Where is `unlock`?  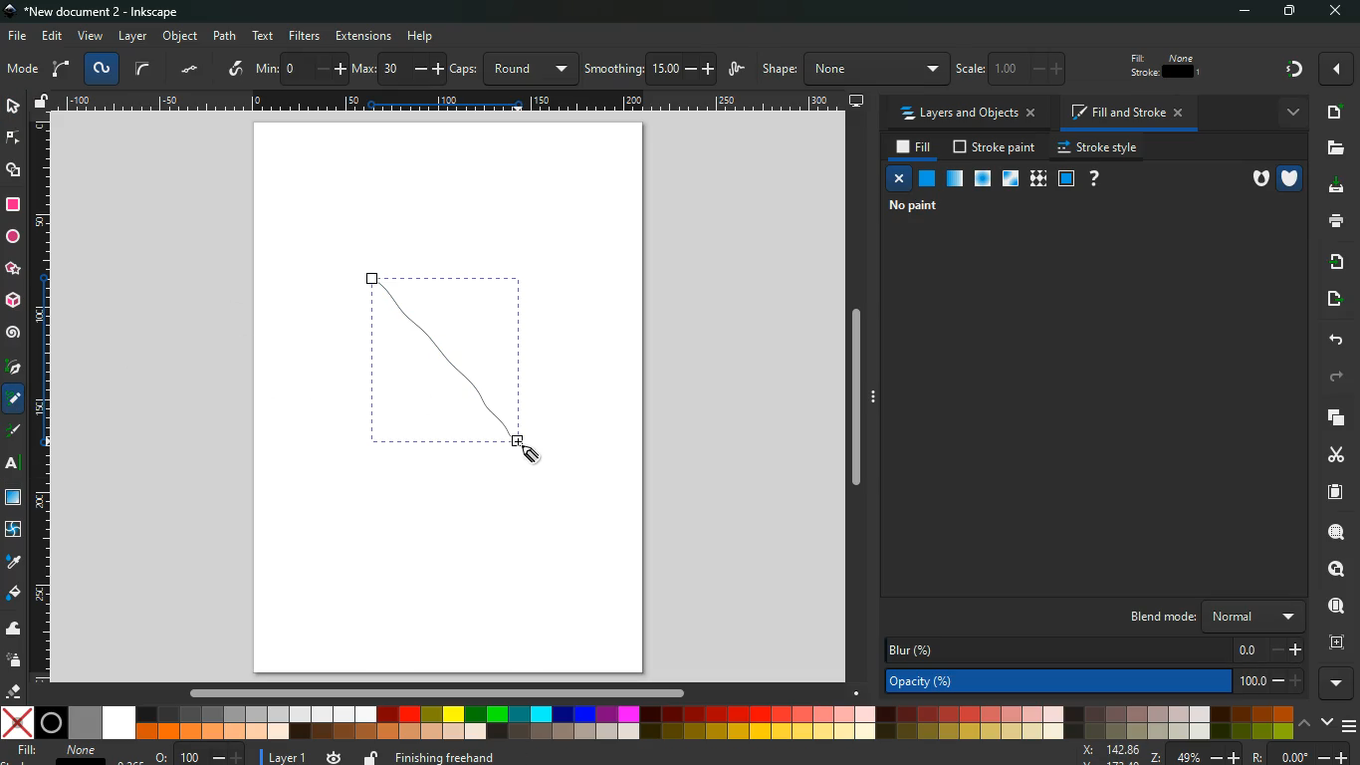
unlock is located at coordinates (369, 756).